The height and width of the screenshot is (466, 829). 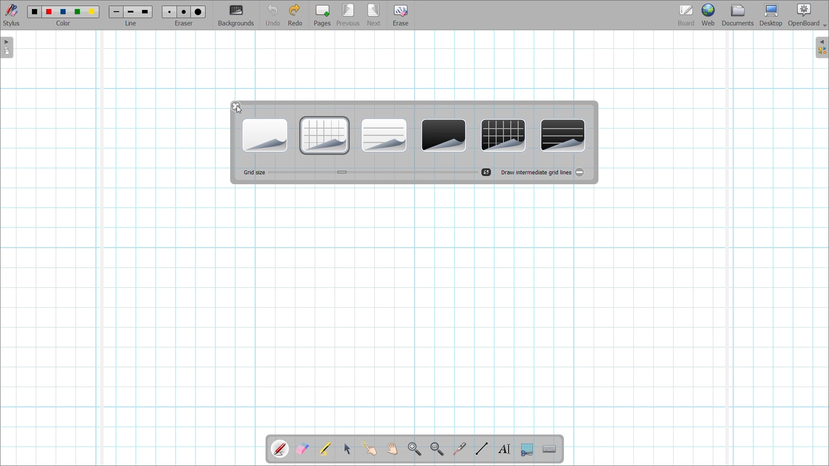 What do you see at coordinates (503, 135) in the screenshot?
I see `Grid dark background` at bounding box center [503, 135].